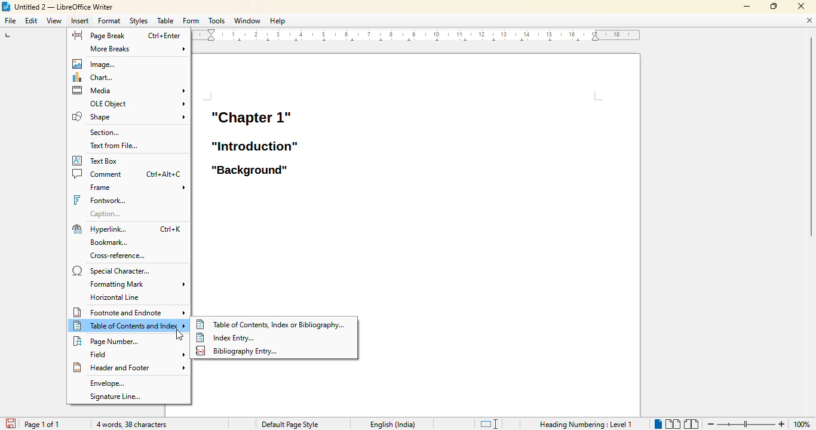 This screenshot has width=816, height=430. What do you see at coordinates (250, 116) in the screenshot?
I see `heading 1` at bounding box center [250, 116].